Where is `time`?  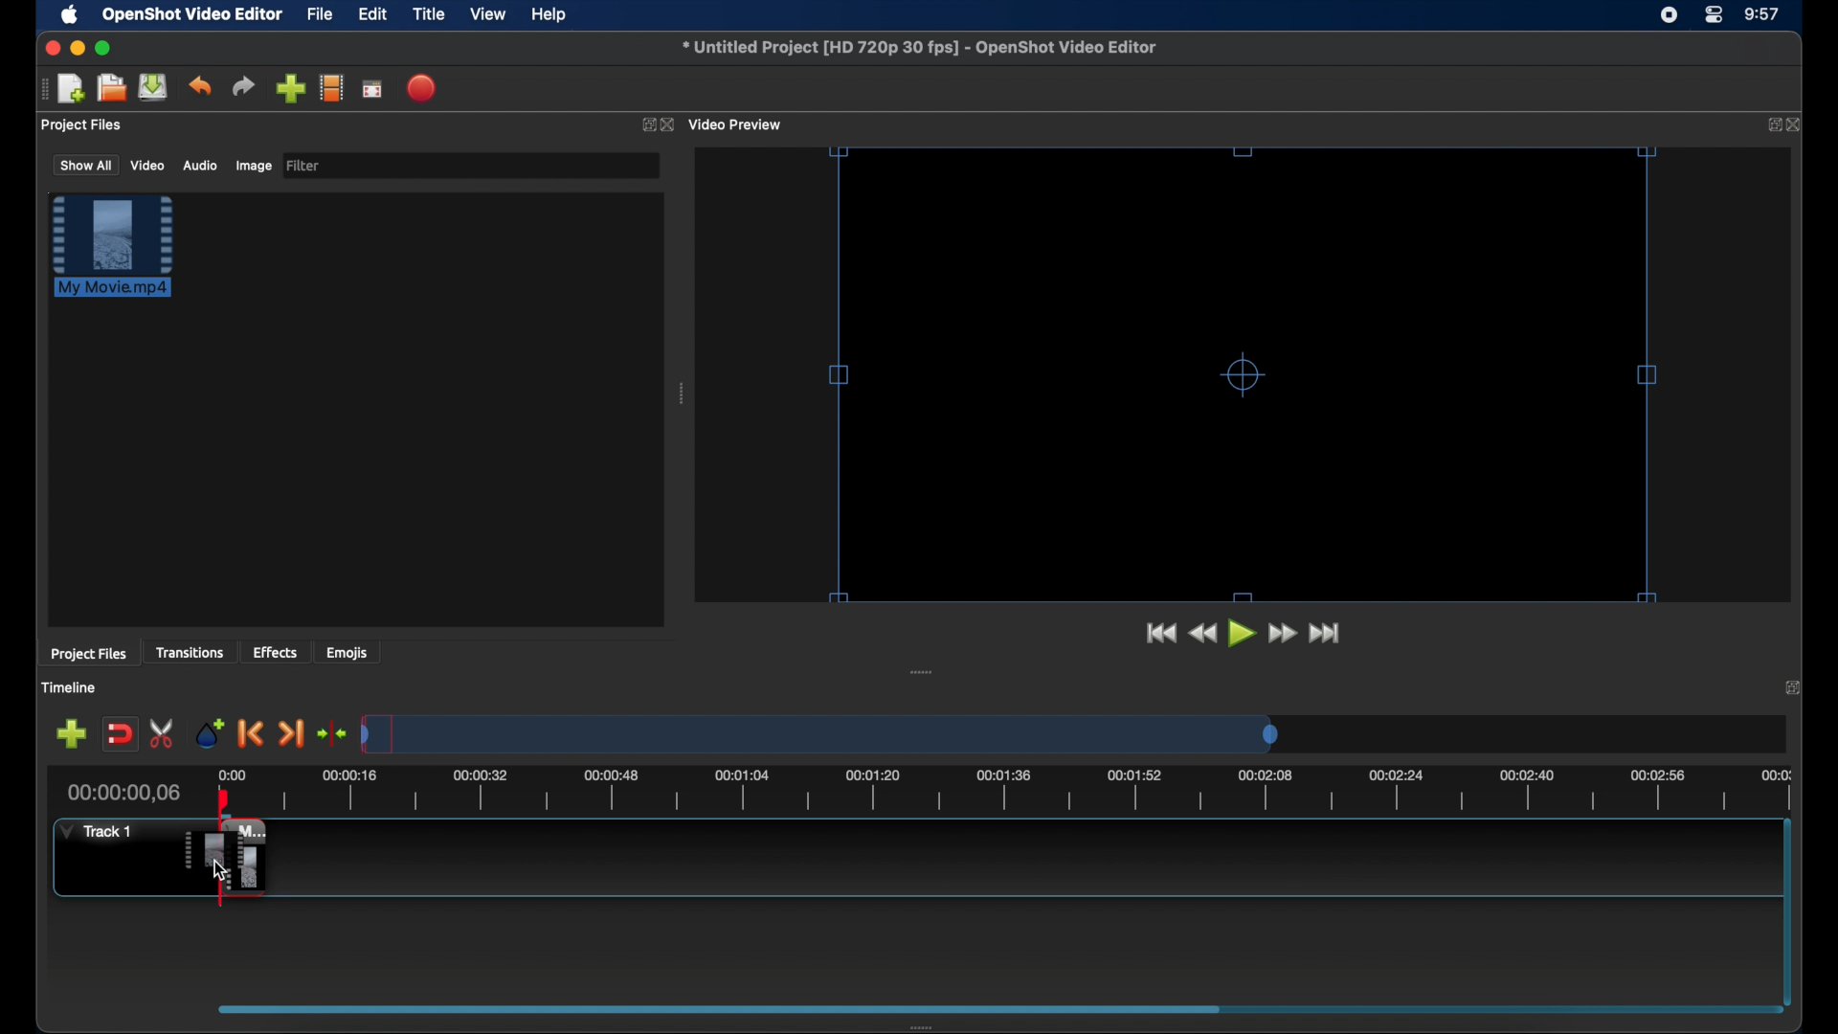 time is located at coordinates (1763, 15).